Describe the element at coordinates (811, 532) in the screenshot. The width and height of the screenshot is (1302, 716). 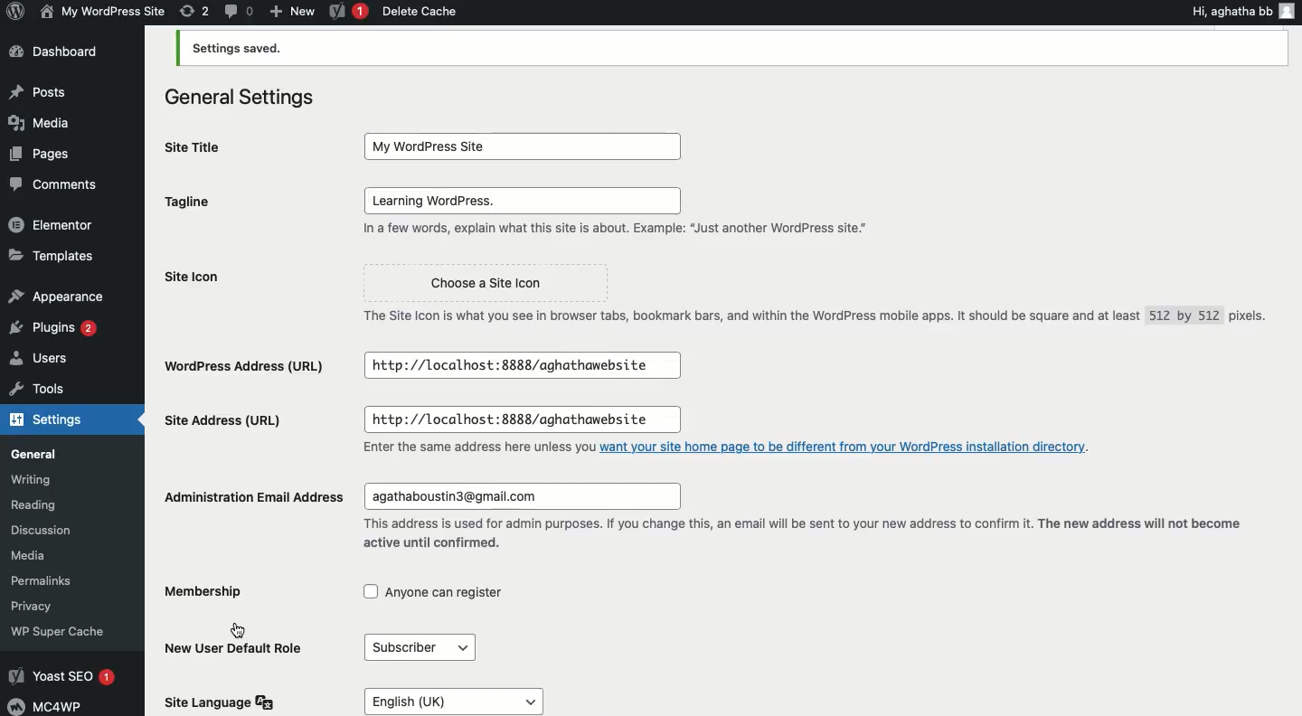
I see `“This address is used for admin purposes. If you change this, an email wil be sent to your new address to confirm it. The new address will not become
active until confirmed.` at that location.